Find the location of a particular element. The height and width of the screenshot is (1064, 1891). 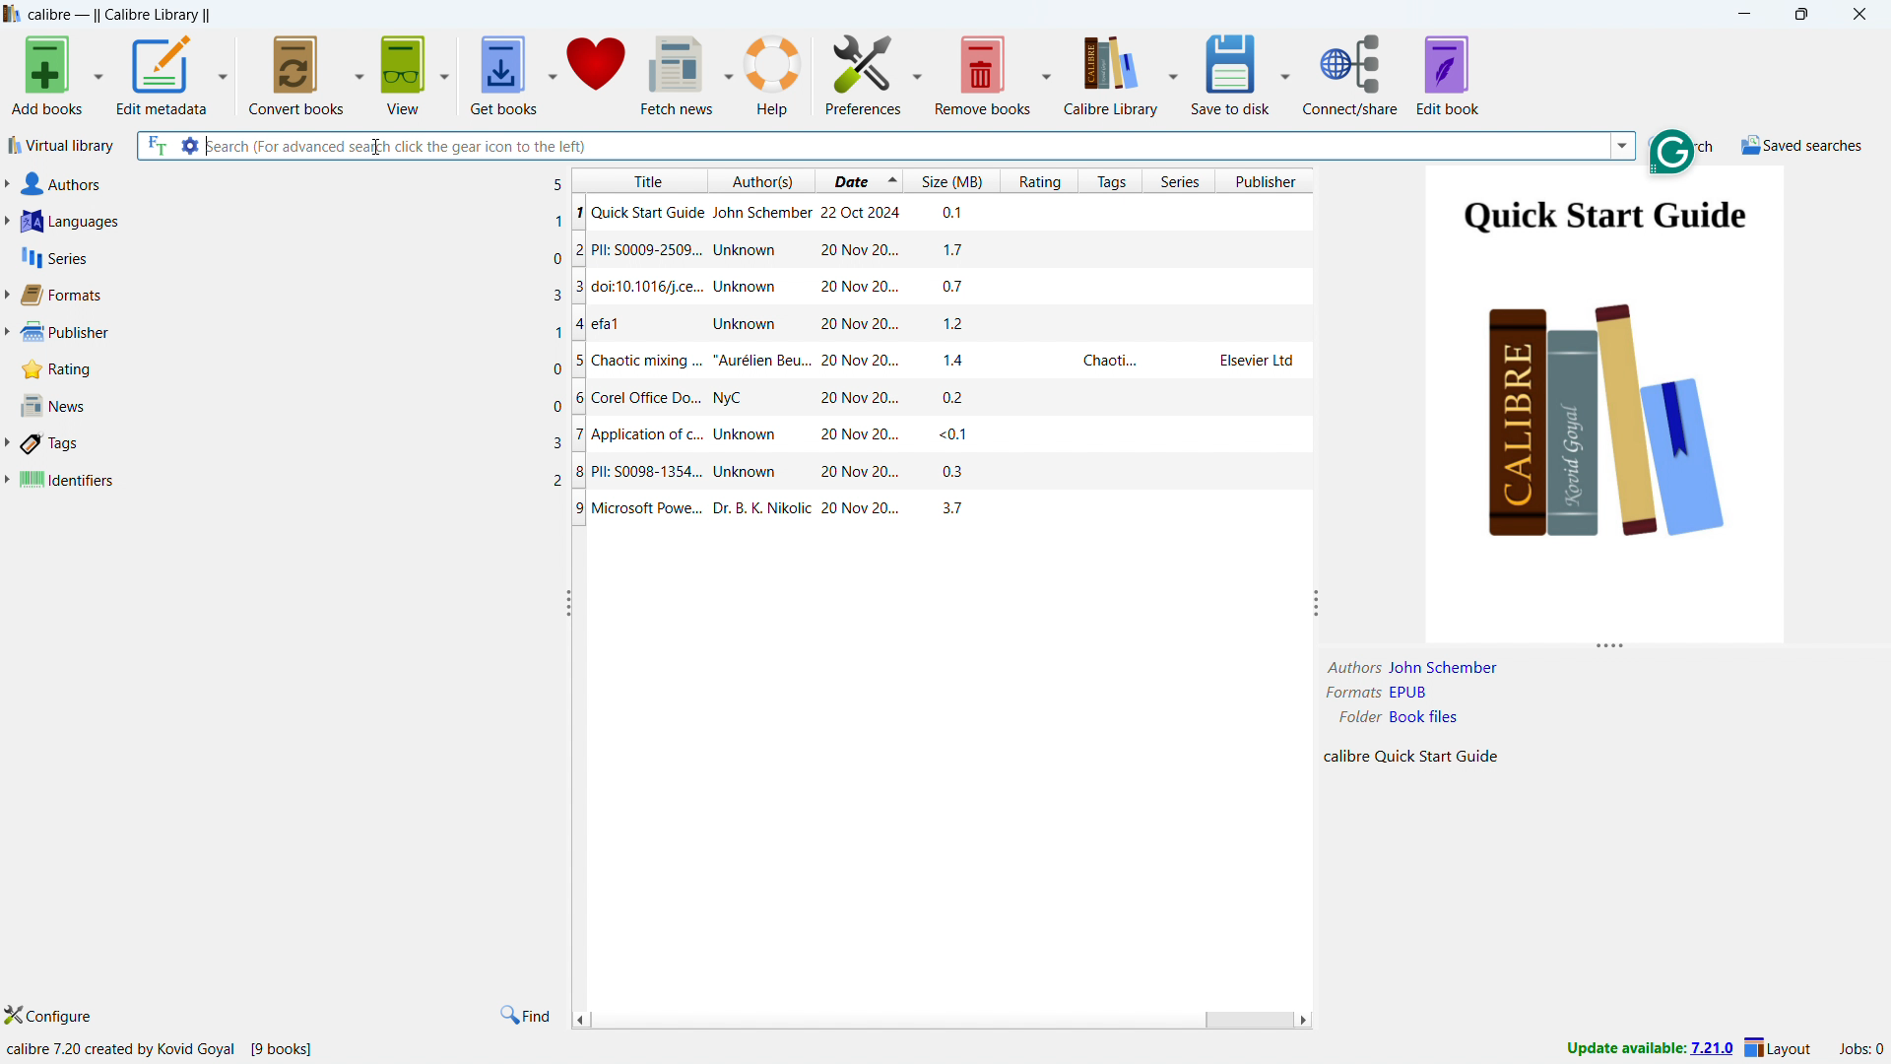

identifiers is located at coordinates (292, 481).